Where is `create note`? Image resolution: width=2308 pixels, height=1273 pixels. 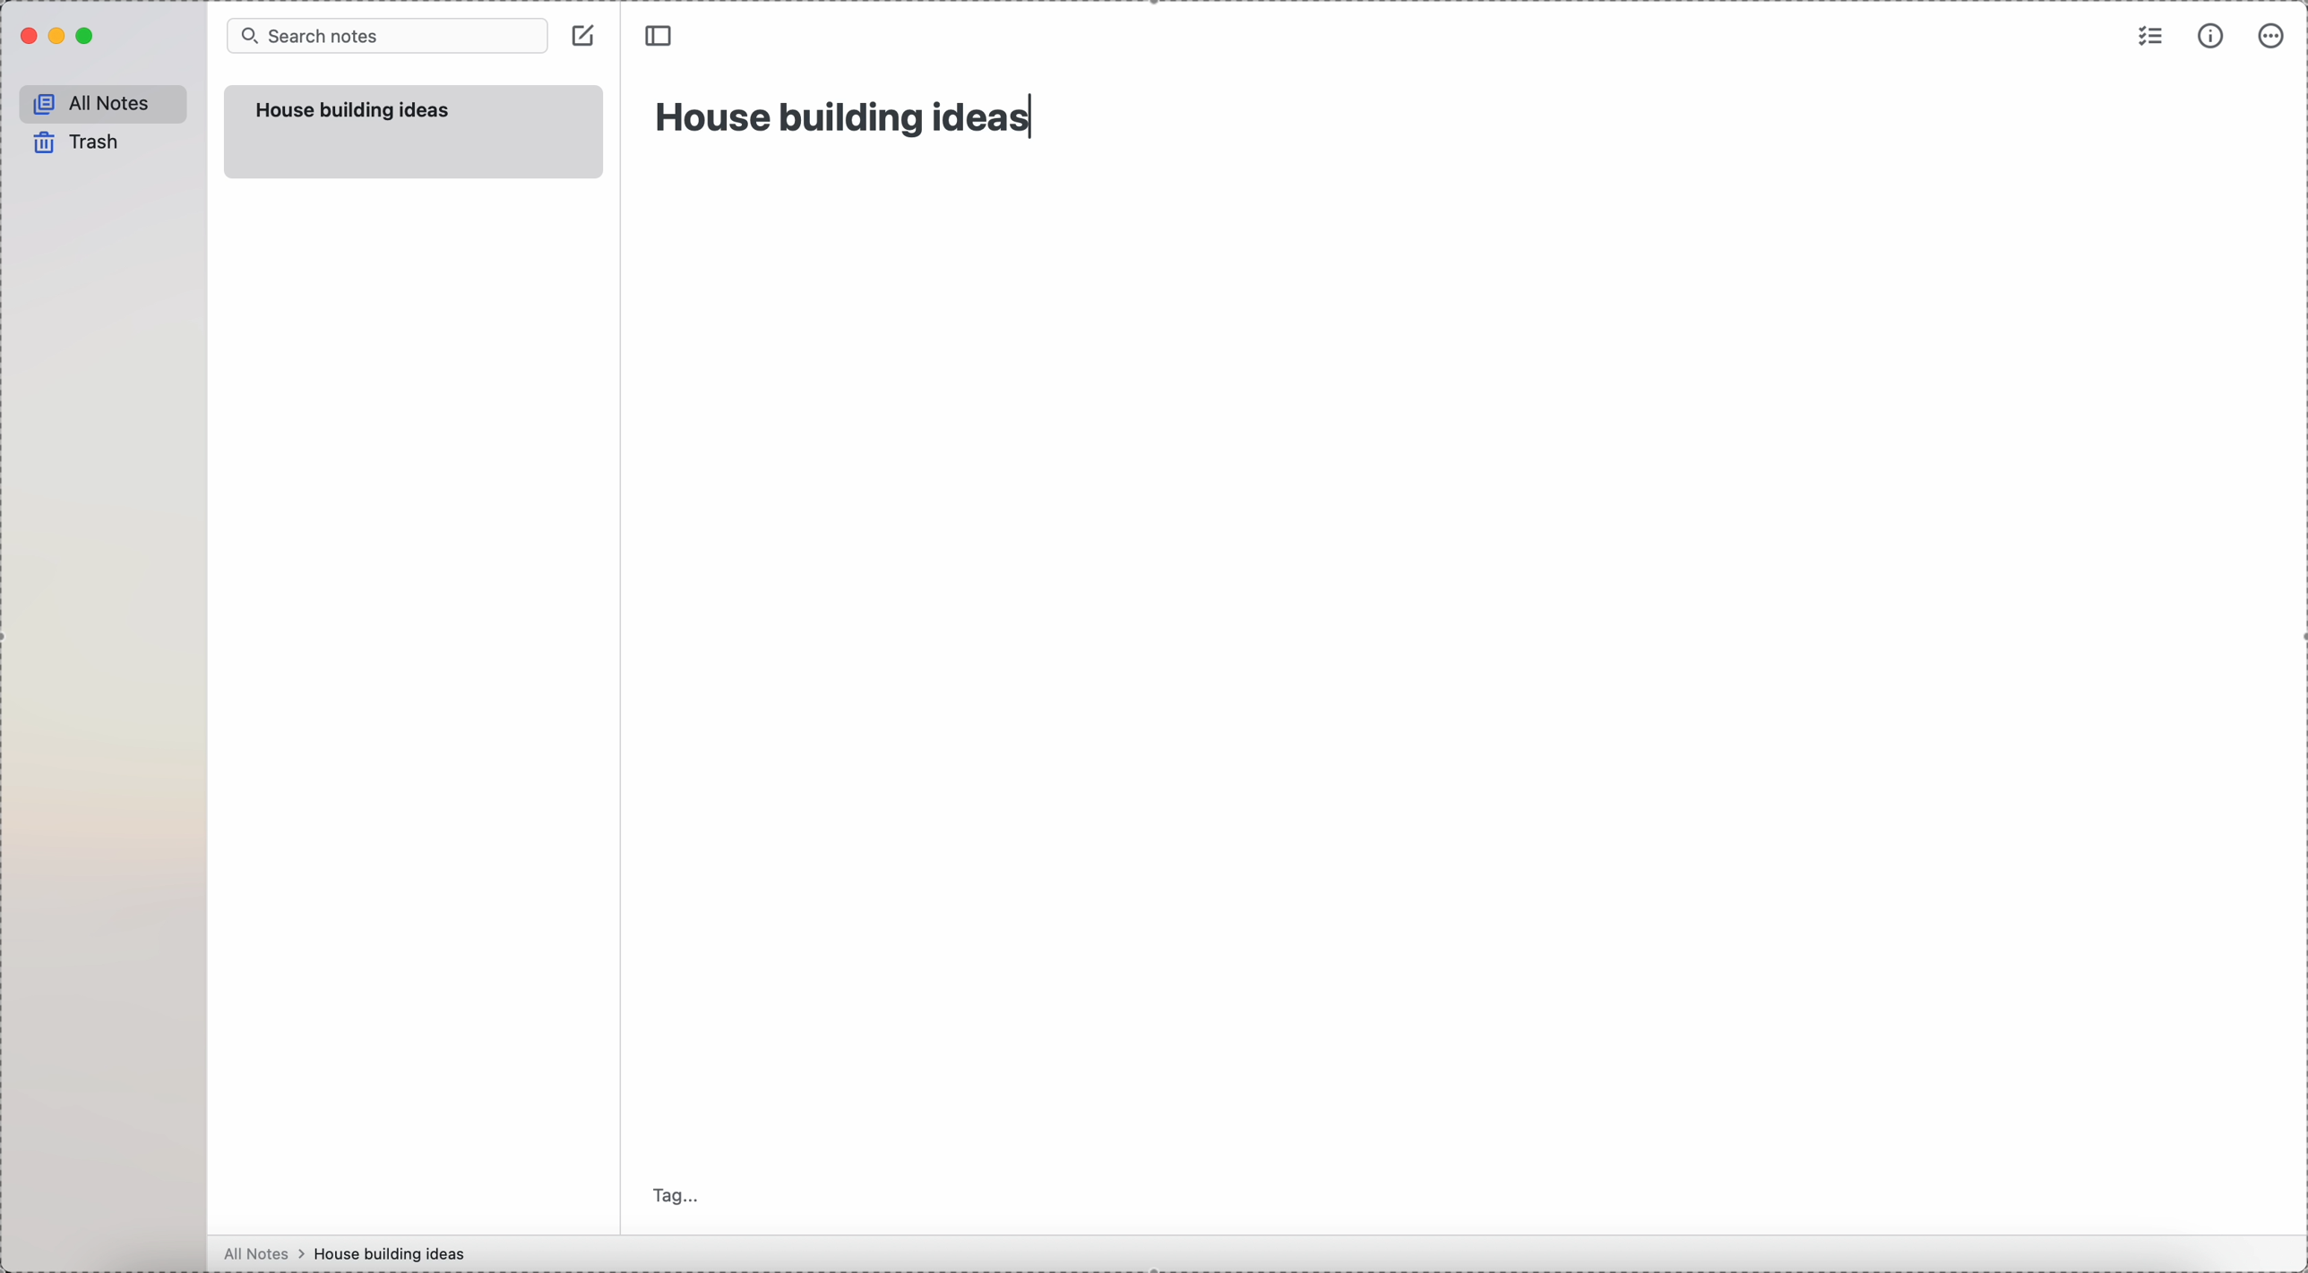 create note is located at coordinates (587, 41).